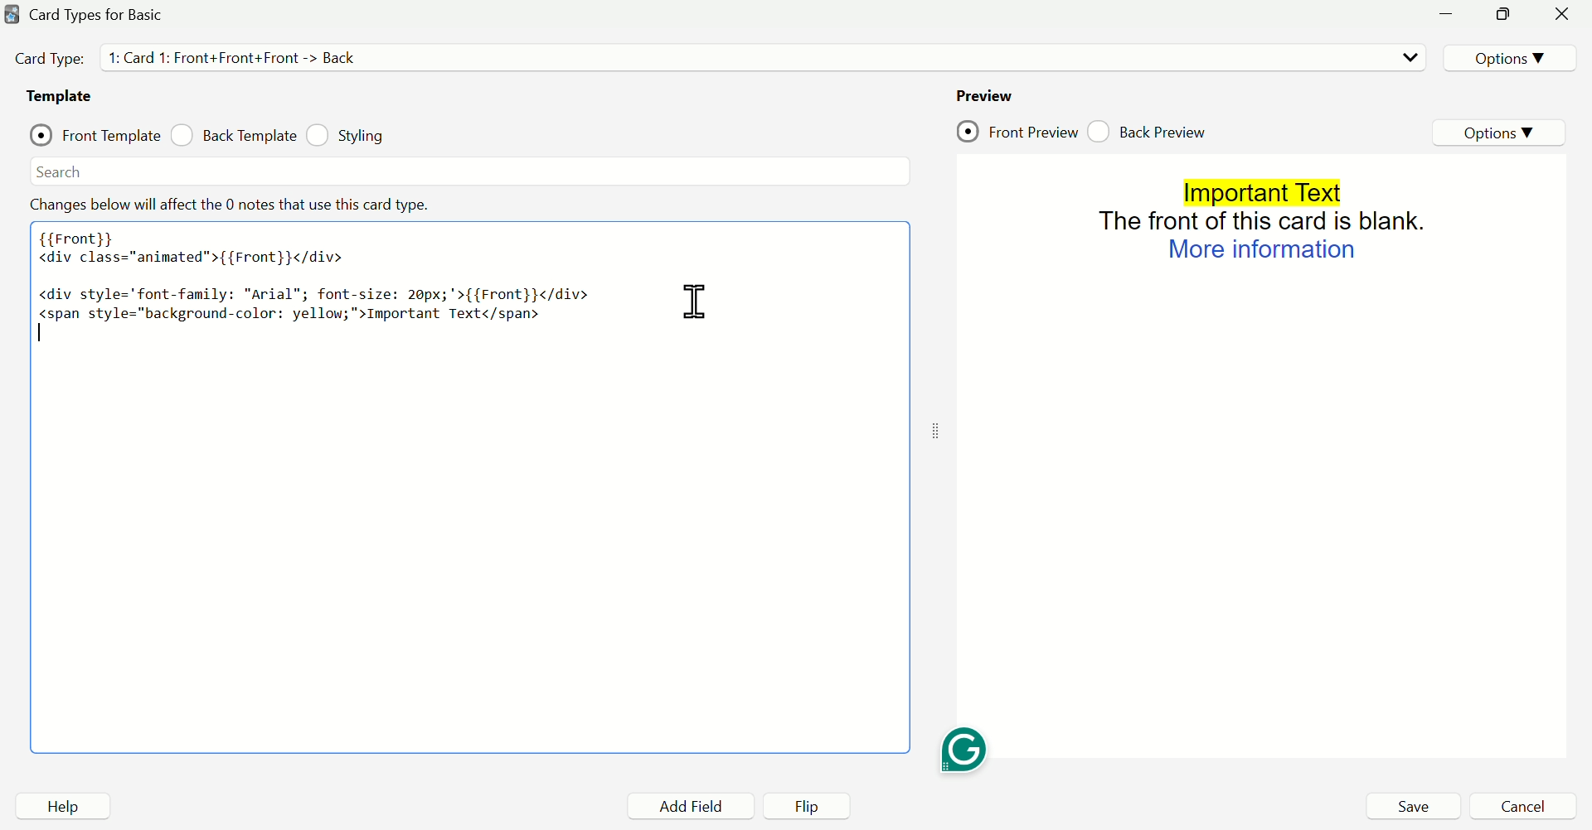 This screenshot has width=1592, height=830. What do you see at coordinates (1508, 57) in the screenshot?
I see `Options` at bounding box center [1508, 57].